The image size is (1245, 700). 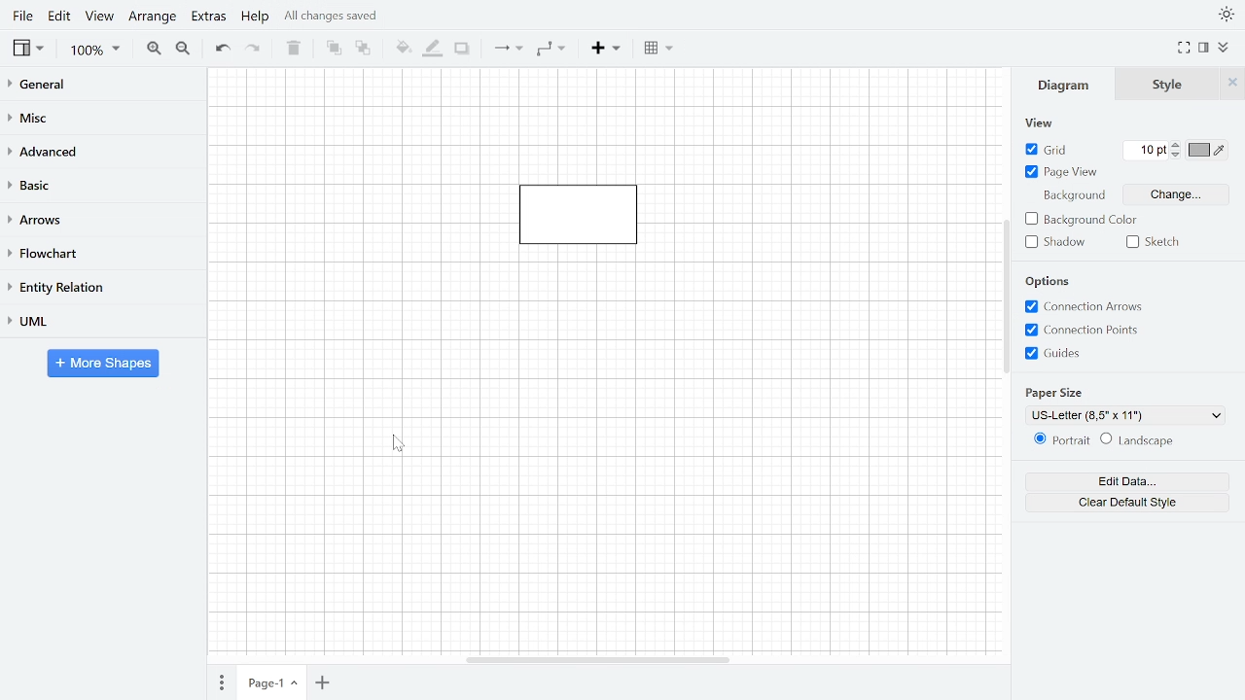 I want to click on Shadow, so click(x=463, y=50).